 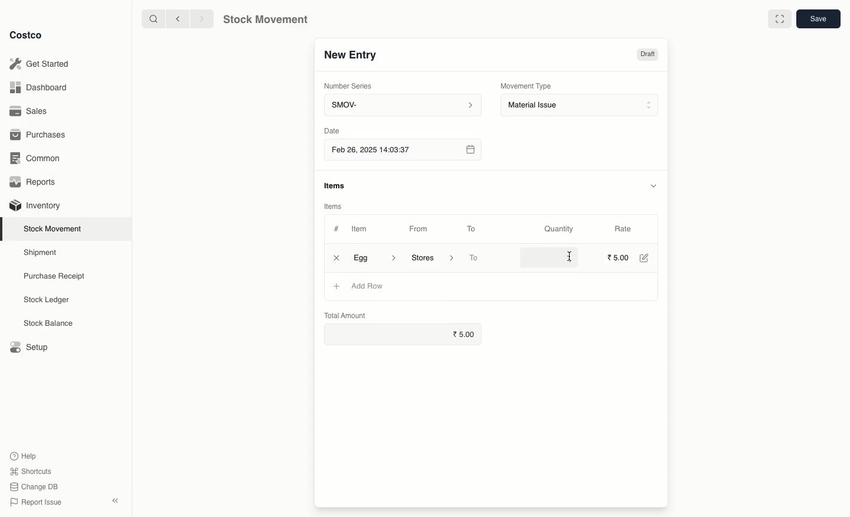 What do you see at coordinates (55, 228) in the screenshot?
I see `Stock Movement` at bounding box center [55, 228].